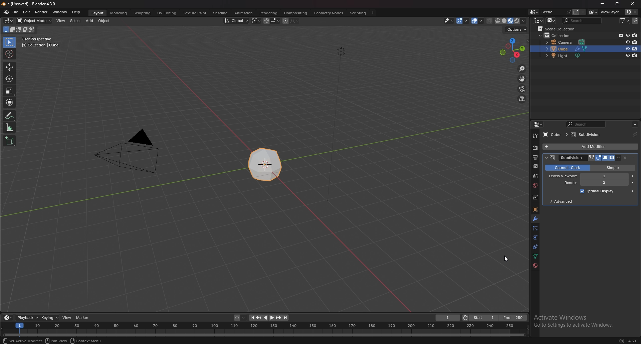  Describe the element at coordinates (449, 21) in the screenshot. I see `visiblity and selectibility` at that location.